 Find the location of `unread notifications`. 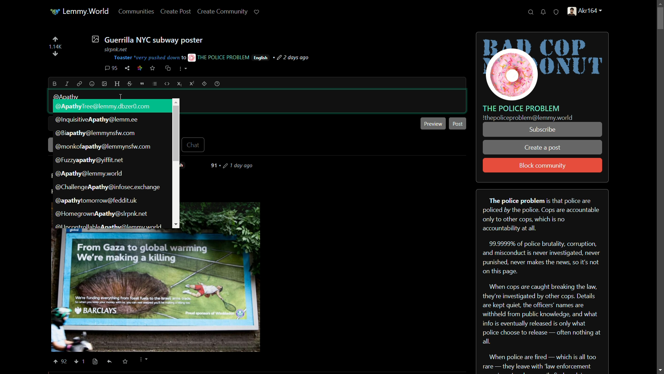

unread notifications is located at coordinates (544, 12).